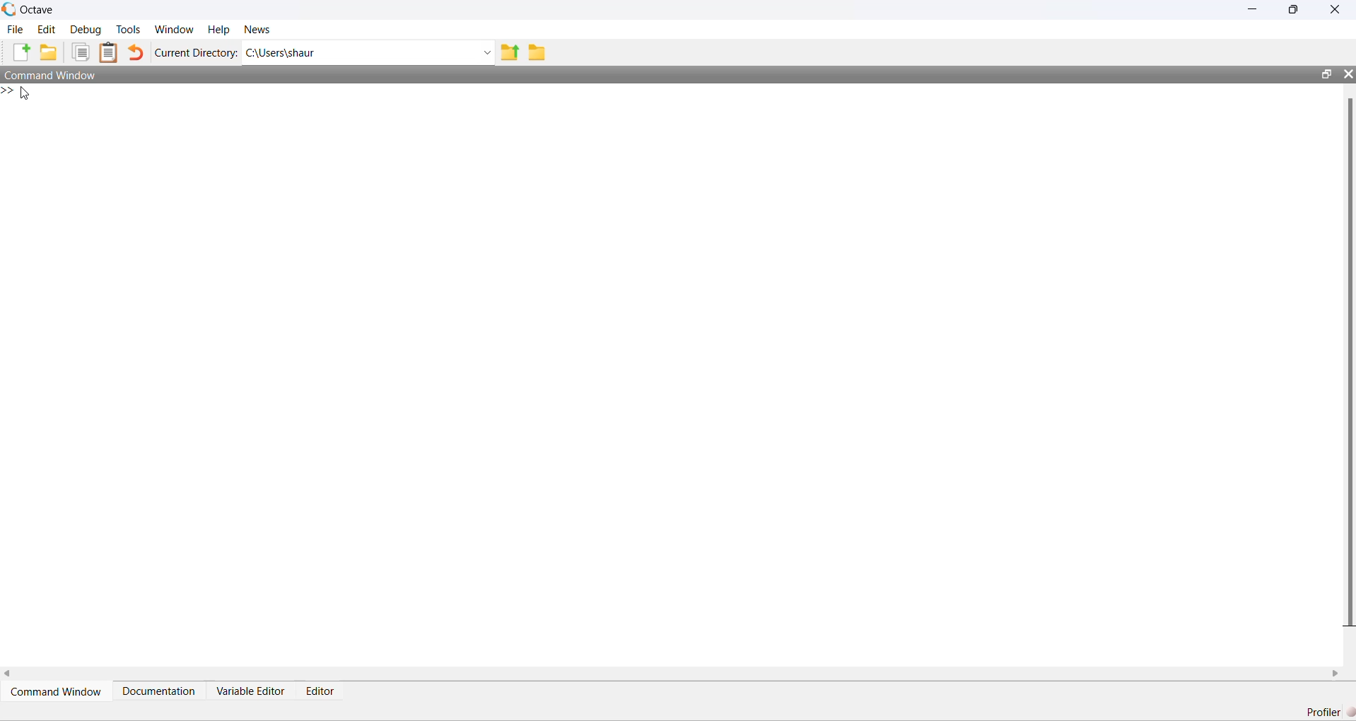 This screenshot has width=1356, height=721. Describe the element at coordinates (251, 690) in the screenshot. I see `Variable Editor` at that location.